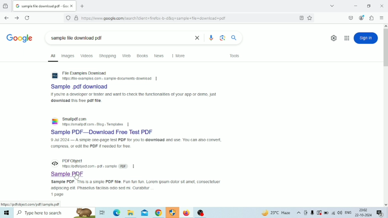 The height and width of the screenshot is (218, 388). What do you see at coordinates (363, 210) in the screenshot?
I see `Time` at bounding box center [363, 210].